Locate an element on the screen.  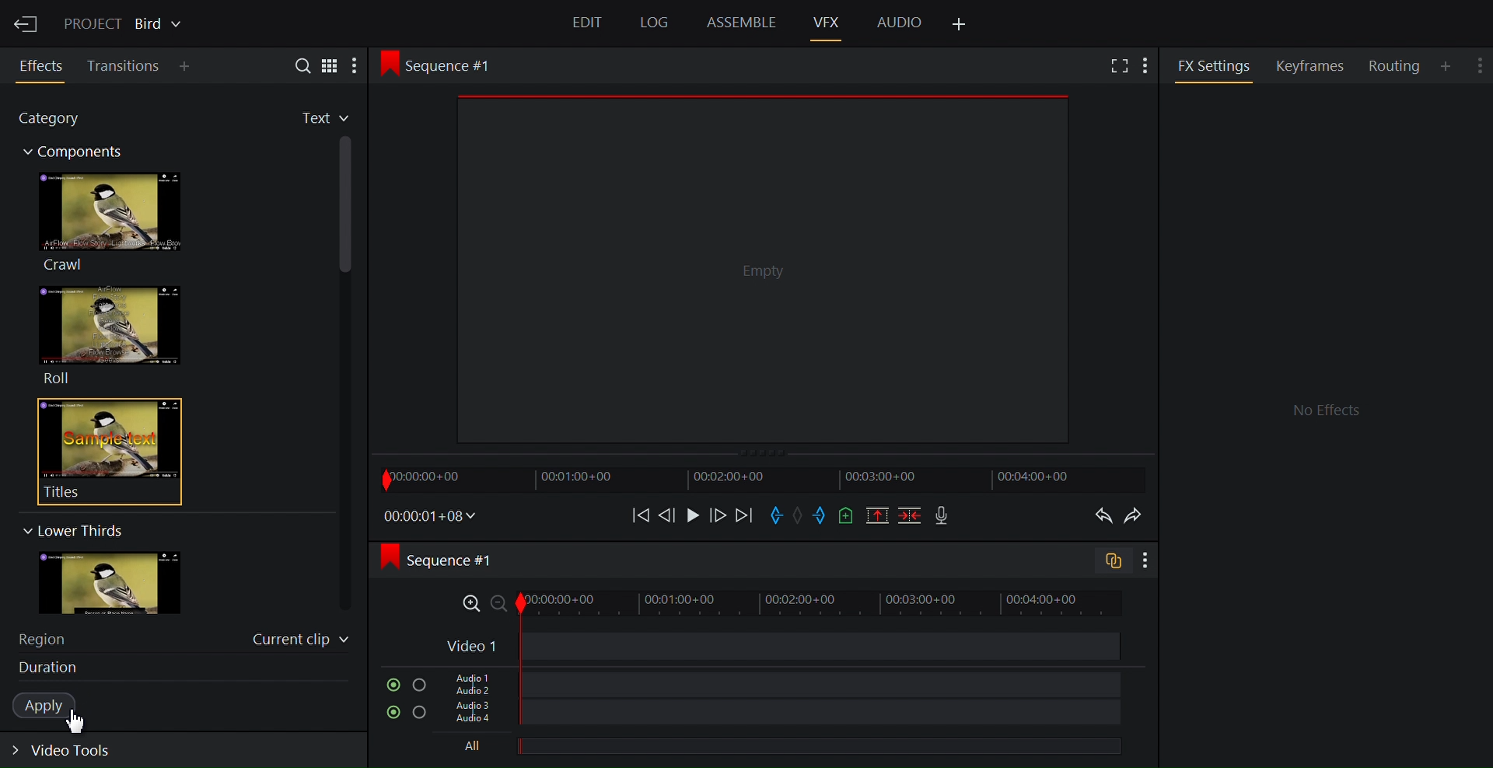
Mark in is located at coordinates (778, 514).